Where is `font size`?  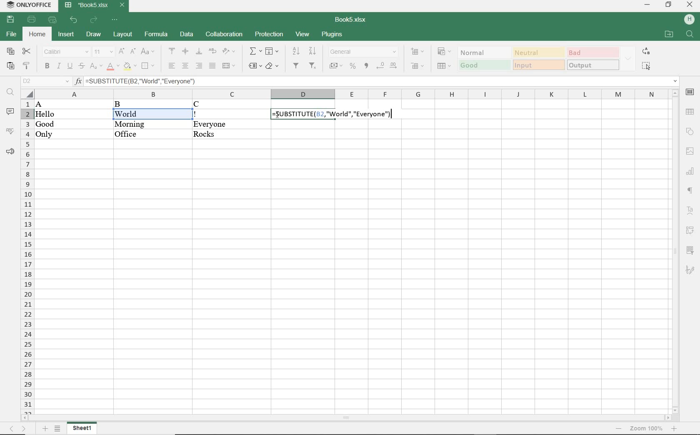 font size is located at coordinates (103, 52).